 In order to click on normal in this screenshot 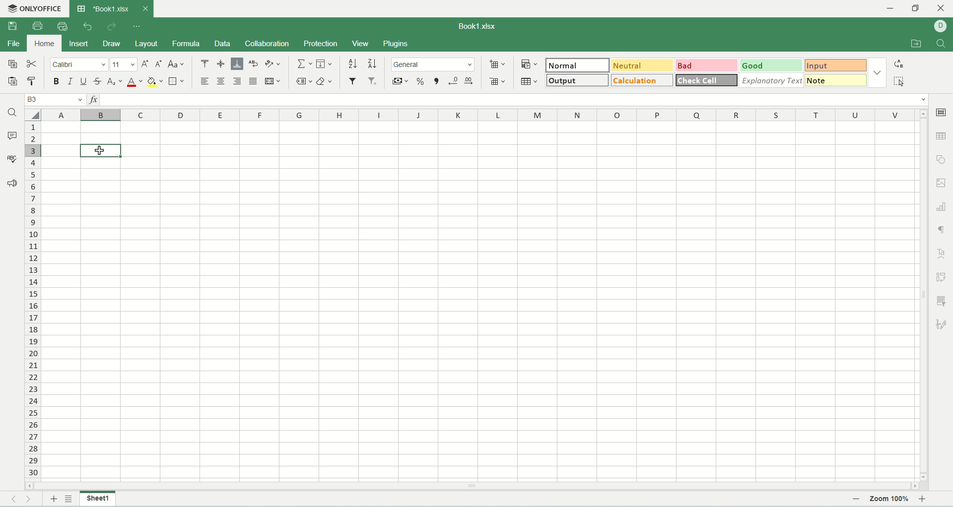, I will do `click(579, 65)`.